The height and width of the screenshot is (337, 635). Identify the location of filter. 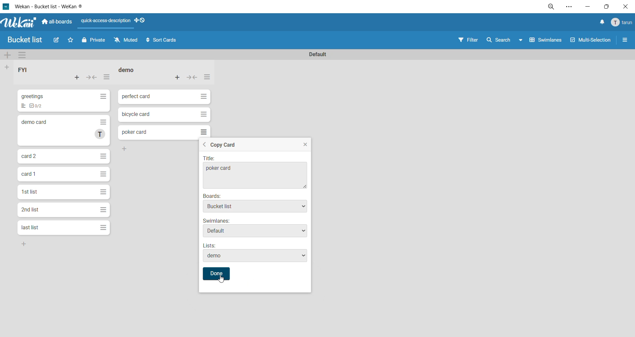
(470, 40).